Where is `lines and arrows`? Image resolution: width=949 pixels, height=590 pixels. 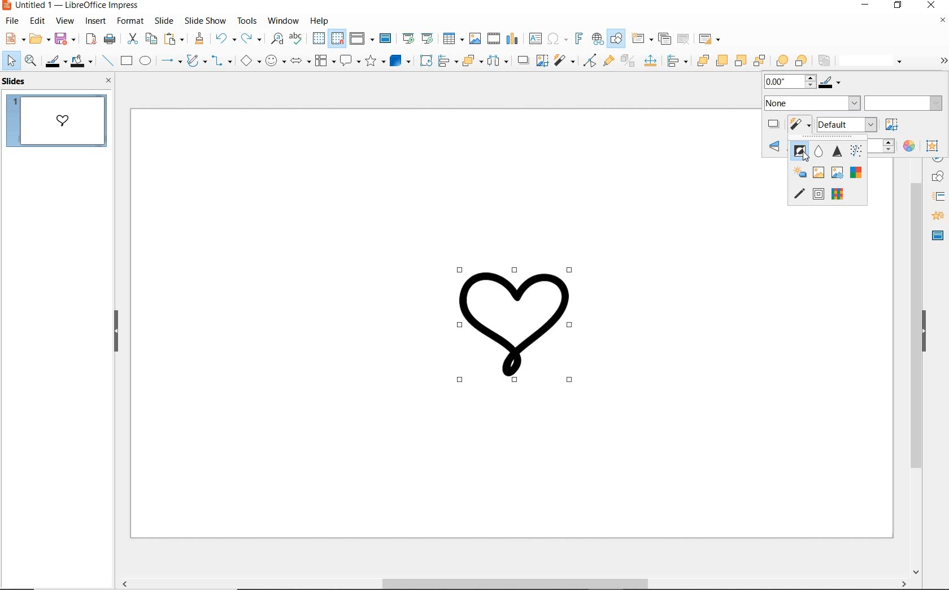 lines and arrows is located at coordinates (172, 61).